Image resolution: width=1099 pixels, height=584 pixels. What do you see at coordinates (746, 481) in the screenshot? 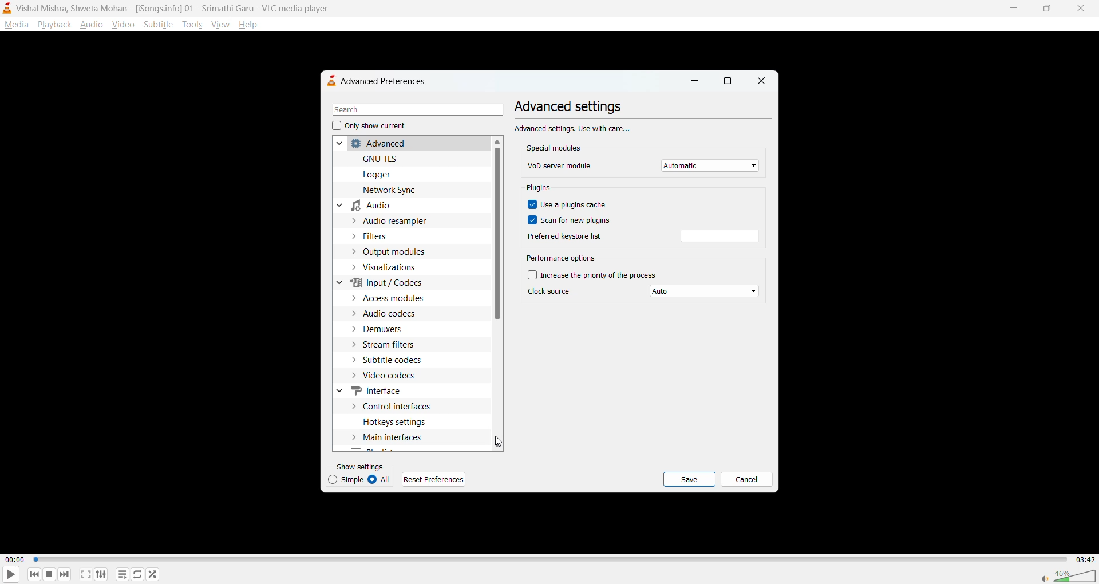
I see `cancel` at bounding box center [746, 481].